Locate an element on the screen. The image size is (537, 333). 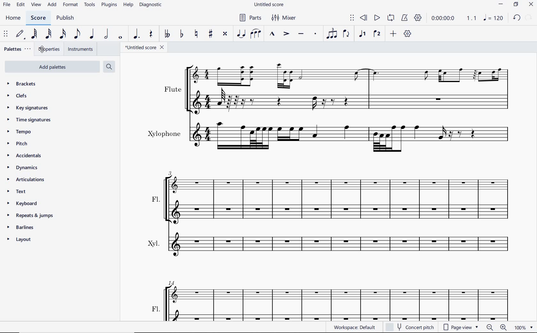
METRONOME is located at coordinates (405, 18).